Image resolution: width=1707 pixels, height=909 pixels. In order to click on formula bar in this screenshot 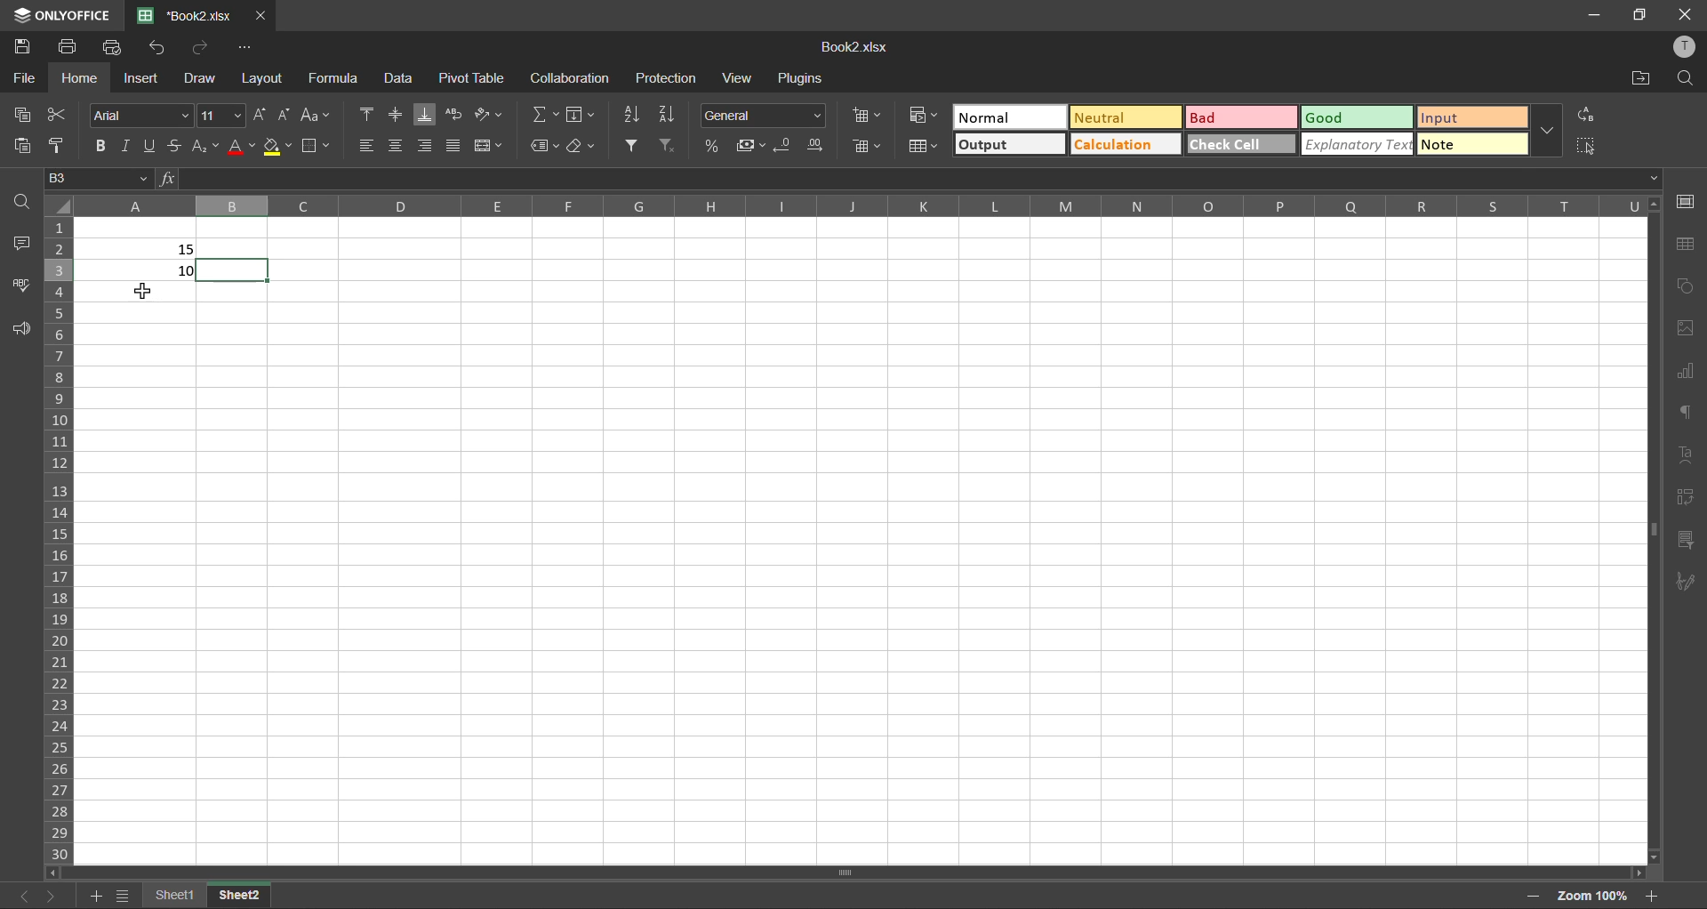, I will do `click(907, 179)`.